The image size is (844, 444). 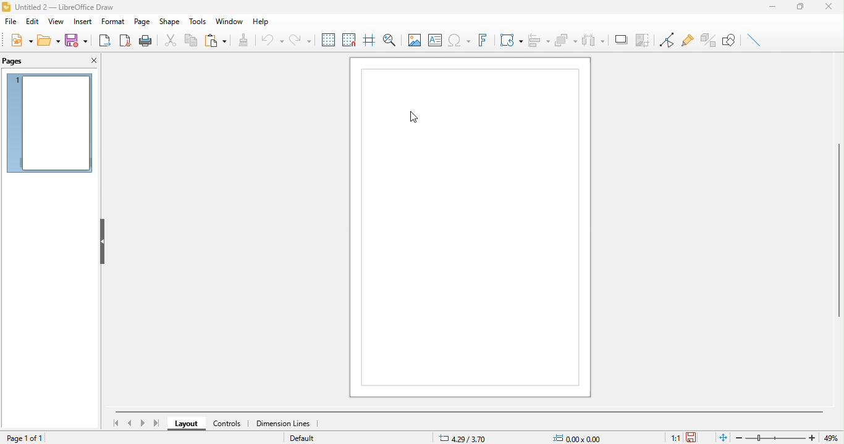 What do you see at coordinates (770, 7) in the screenshot?
I see `minimize` at bounding box center [770, 7].